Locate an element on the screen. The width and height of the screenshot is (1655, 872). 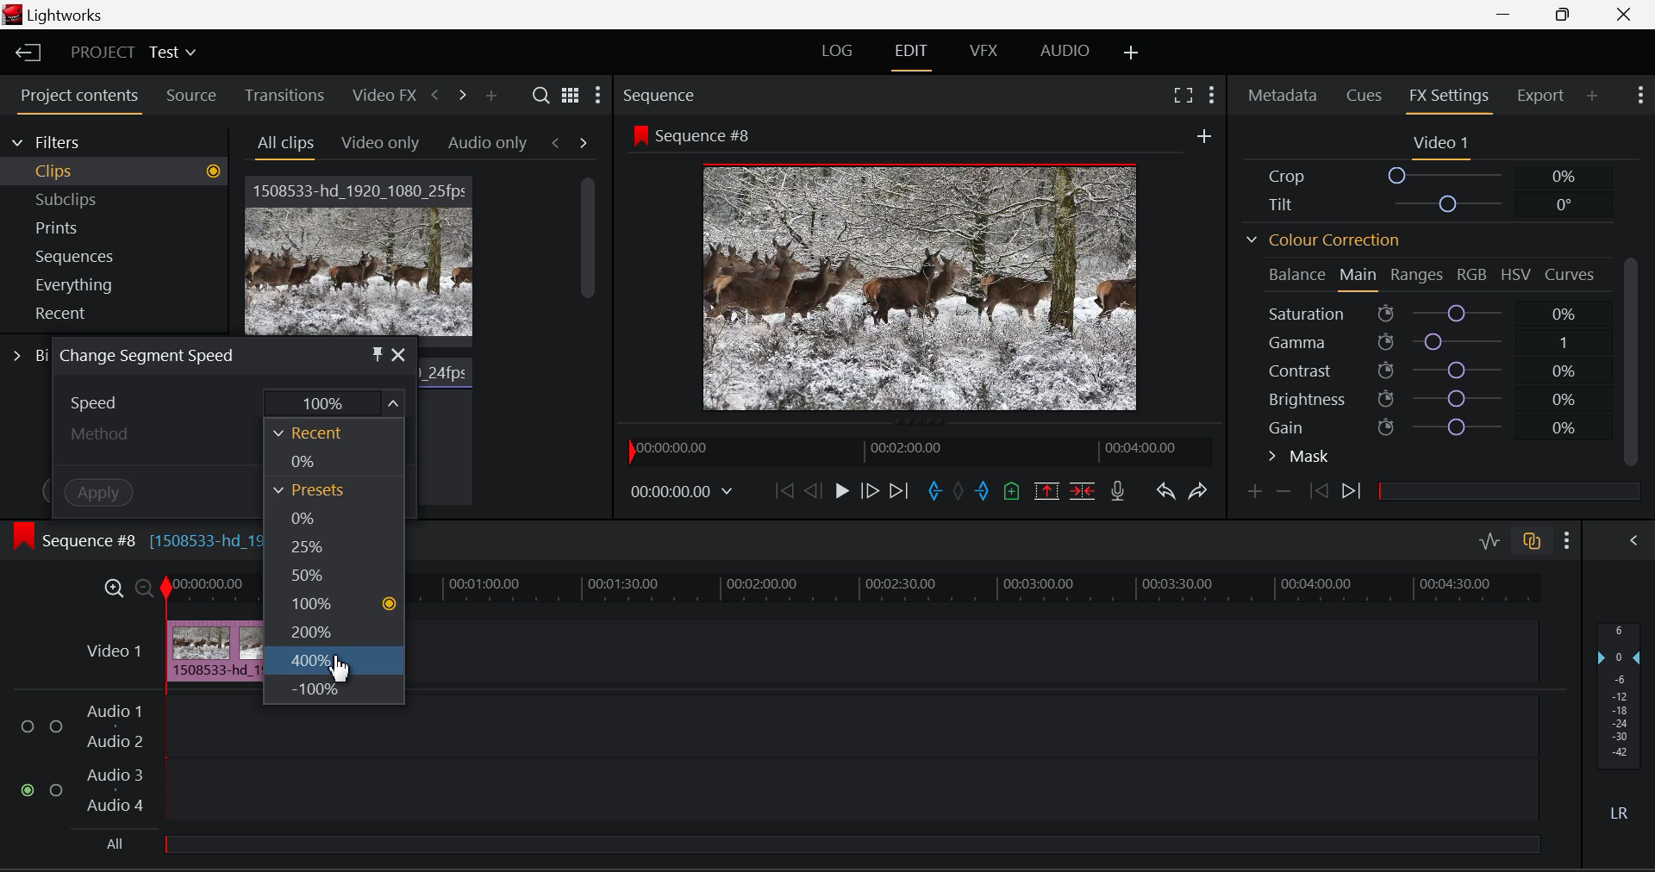
LOG is located at coordinates (840, 50).